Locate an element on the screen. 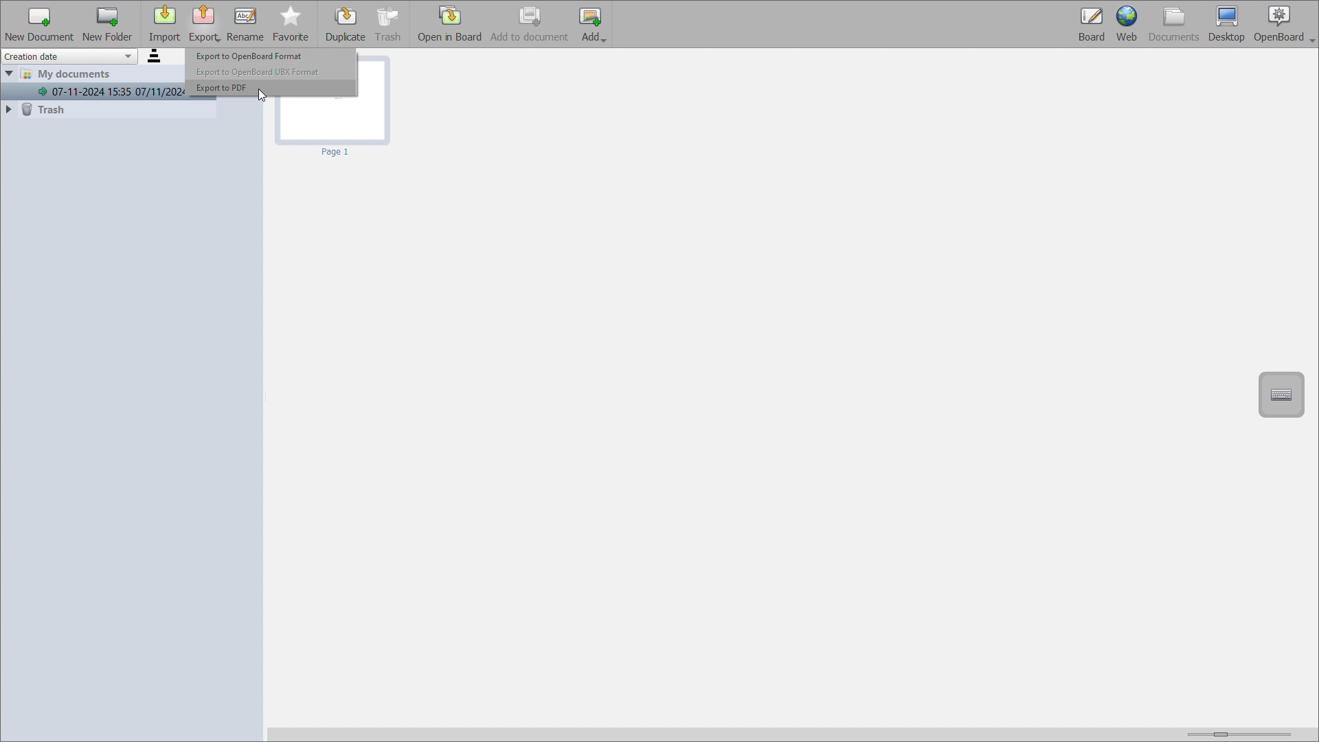 The image size is (1319, 742). add image is located at coordinates (592, 24).